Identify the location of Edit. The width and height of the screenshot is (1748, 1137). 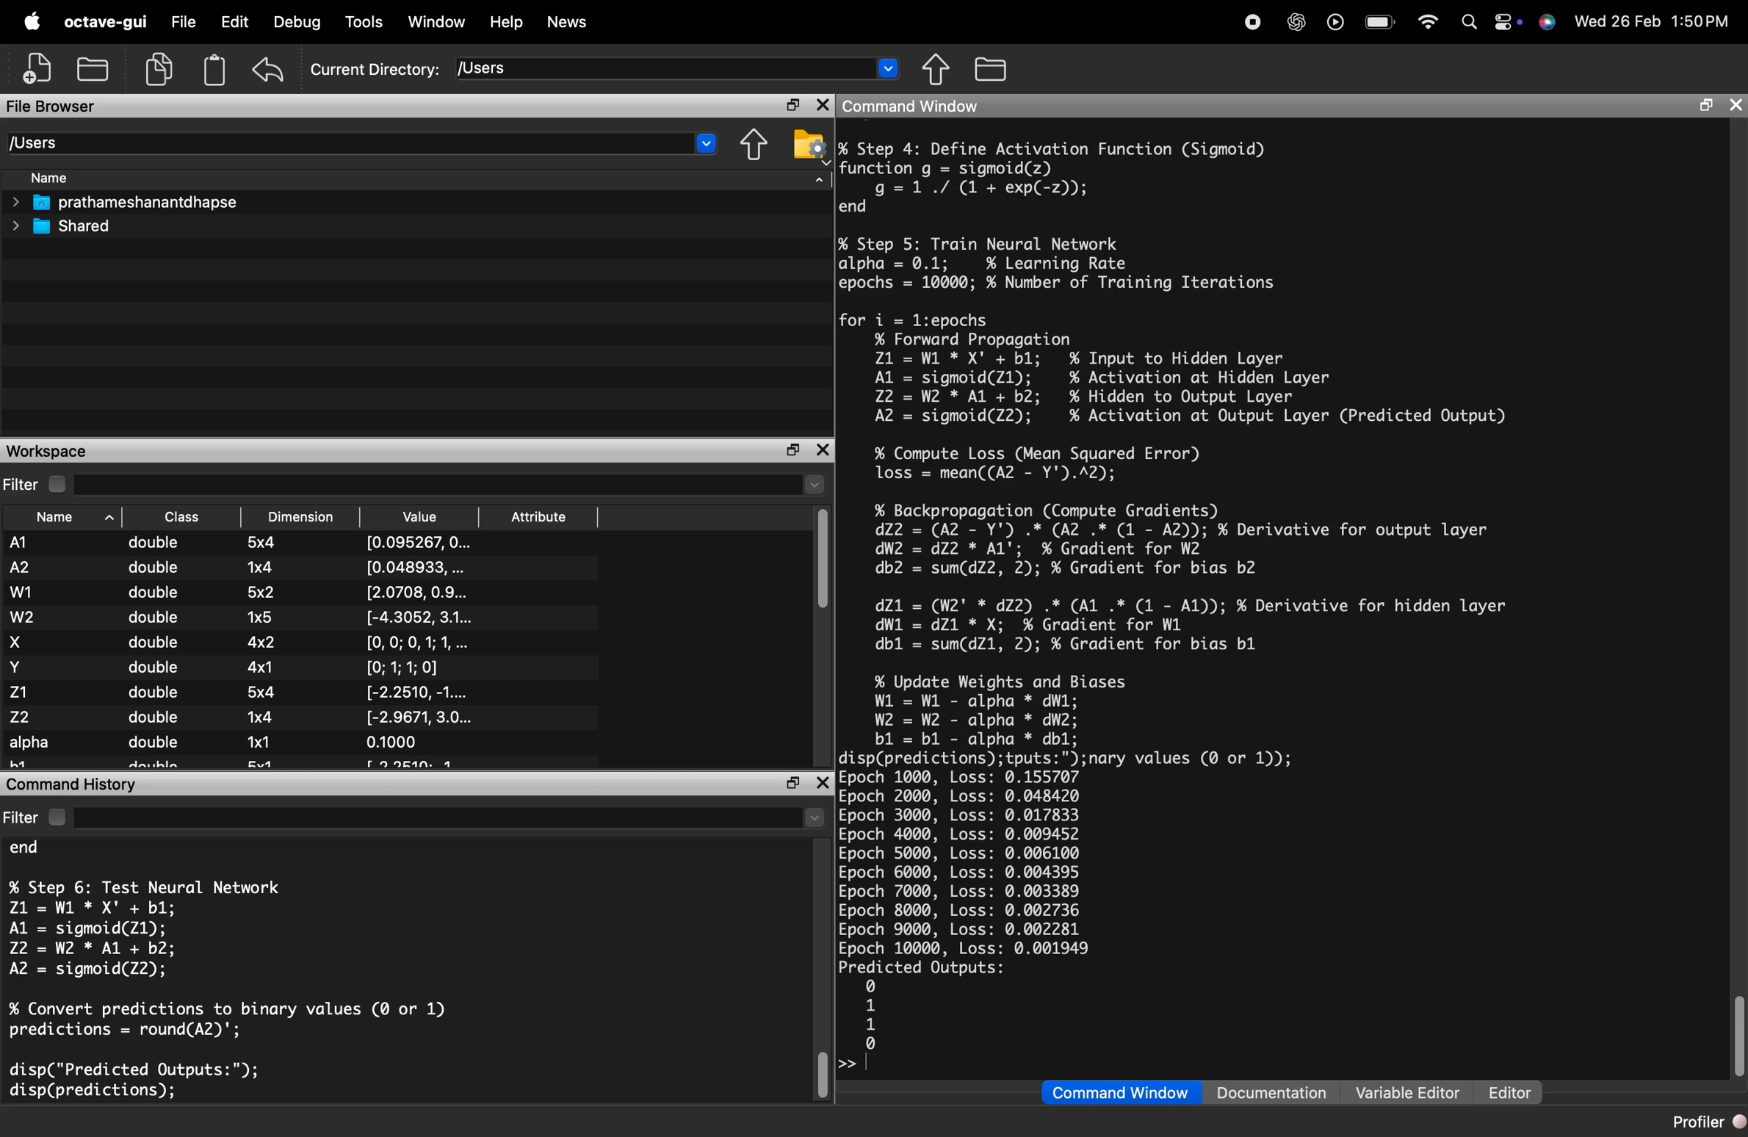
(234, 21).